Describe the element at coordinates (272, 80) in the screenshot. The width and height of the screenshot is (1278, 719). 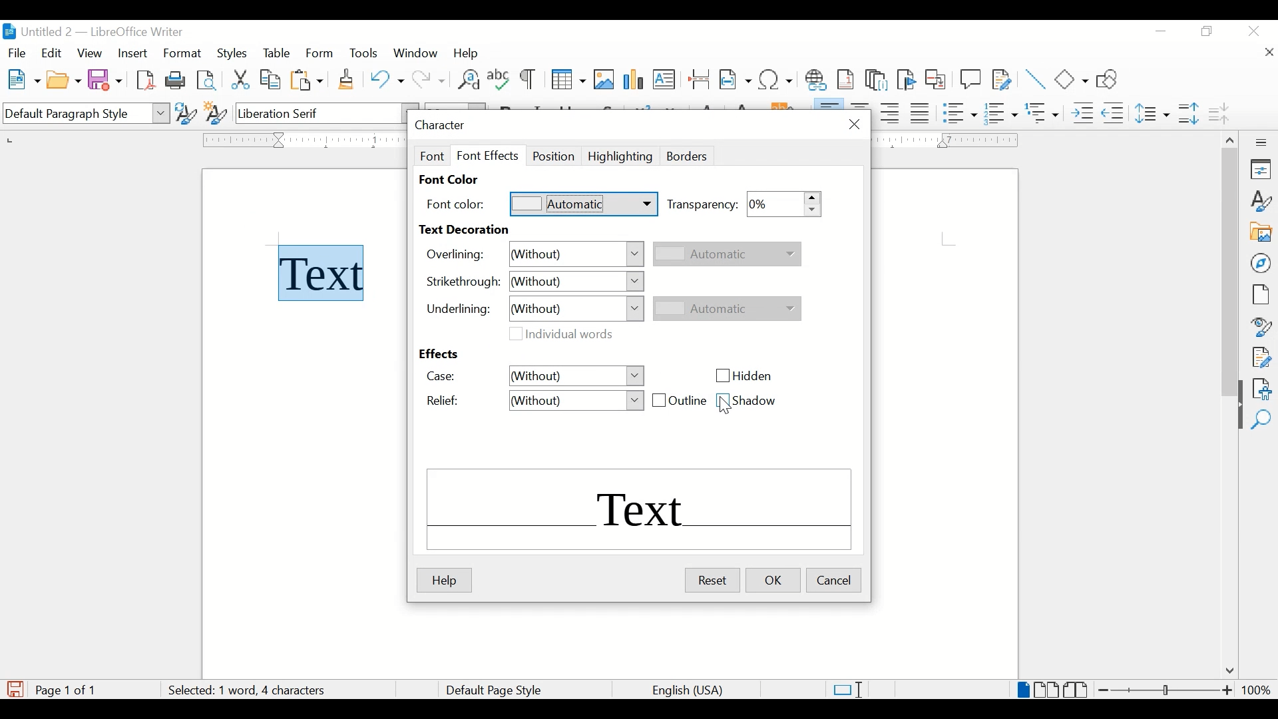
I see `copy` at that location.